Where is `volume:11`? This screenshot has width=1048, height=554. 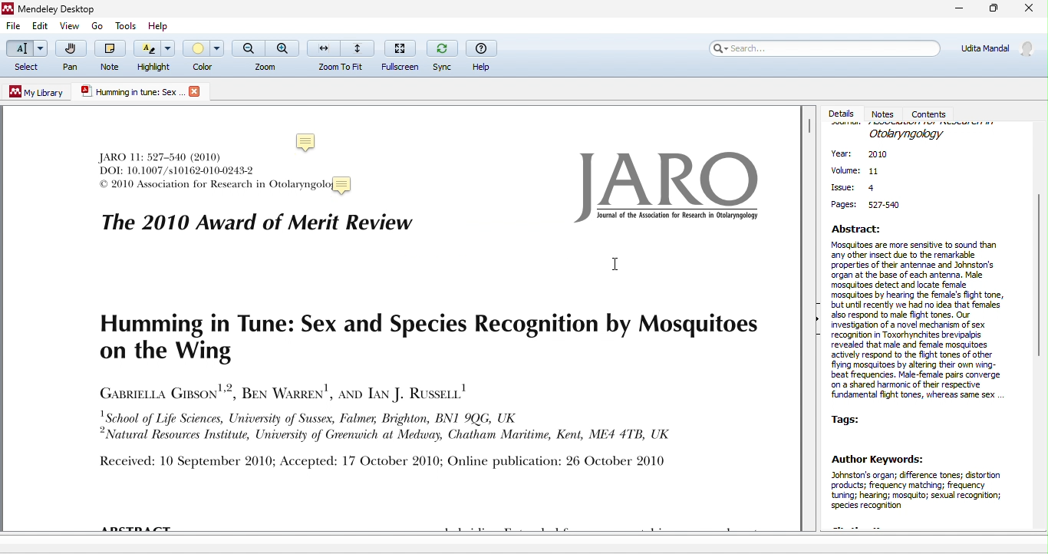
volume:11 is located at coordinates (855, 172).